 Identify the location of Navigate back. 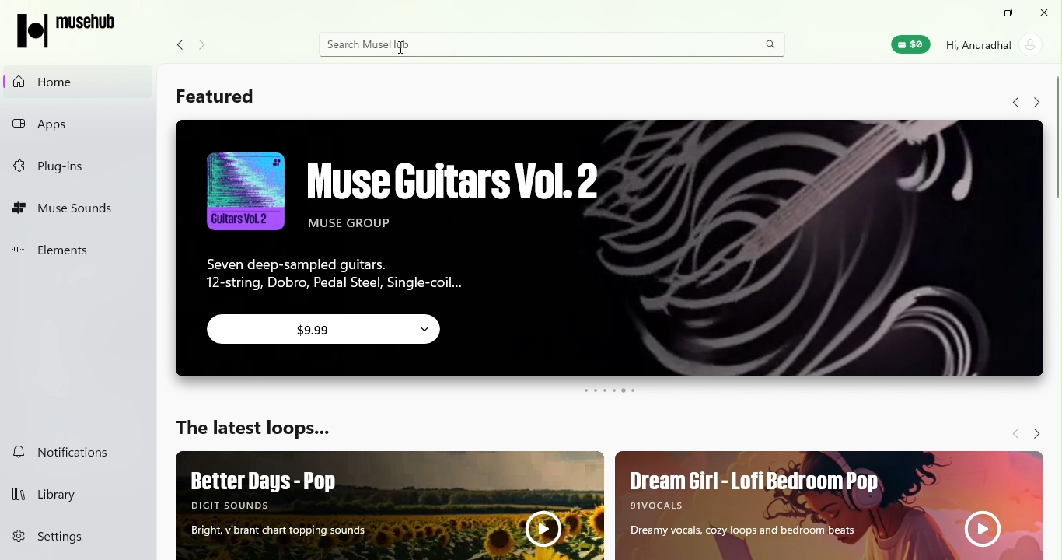
(176, 45).